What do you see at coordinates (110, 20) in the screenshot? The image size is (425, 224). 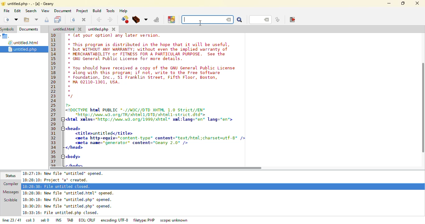 I see `next` at bounding box center [110, 20].